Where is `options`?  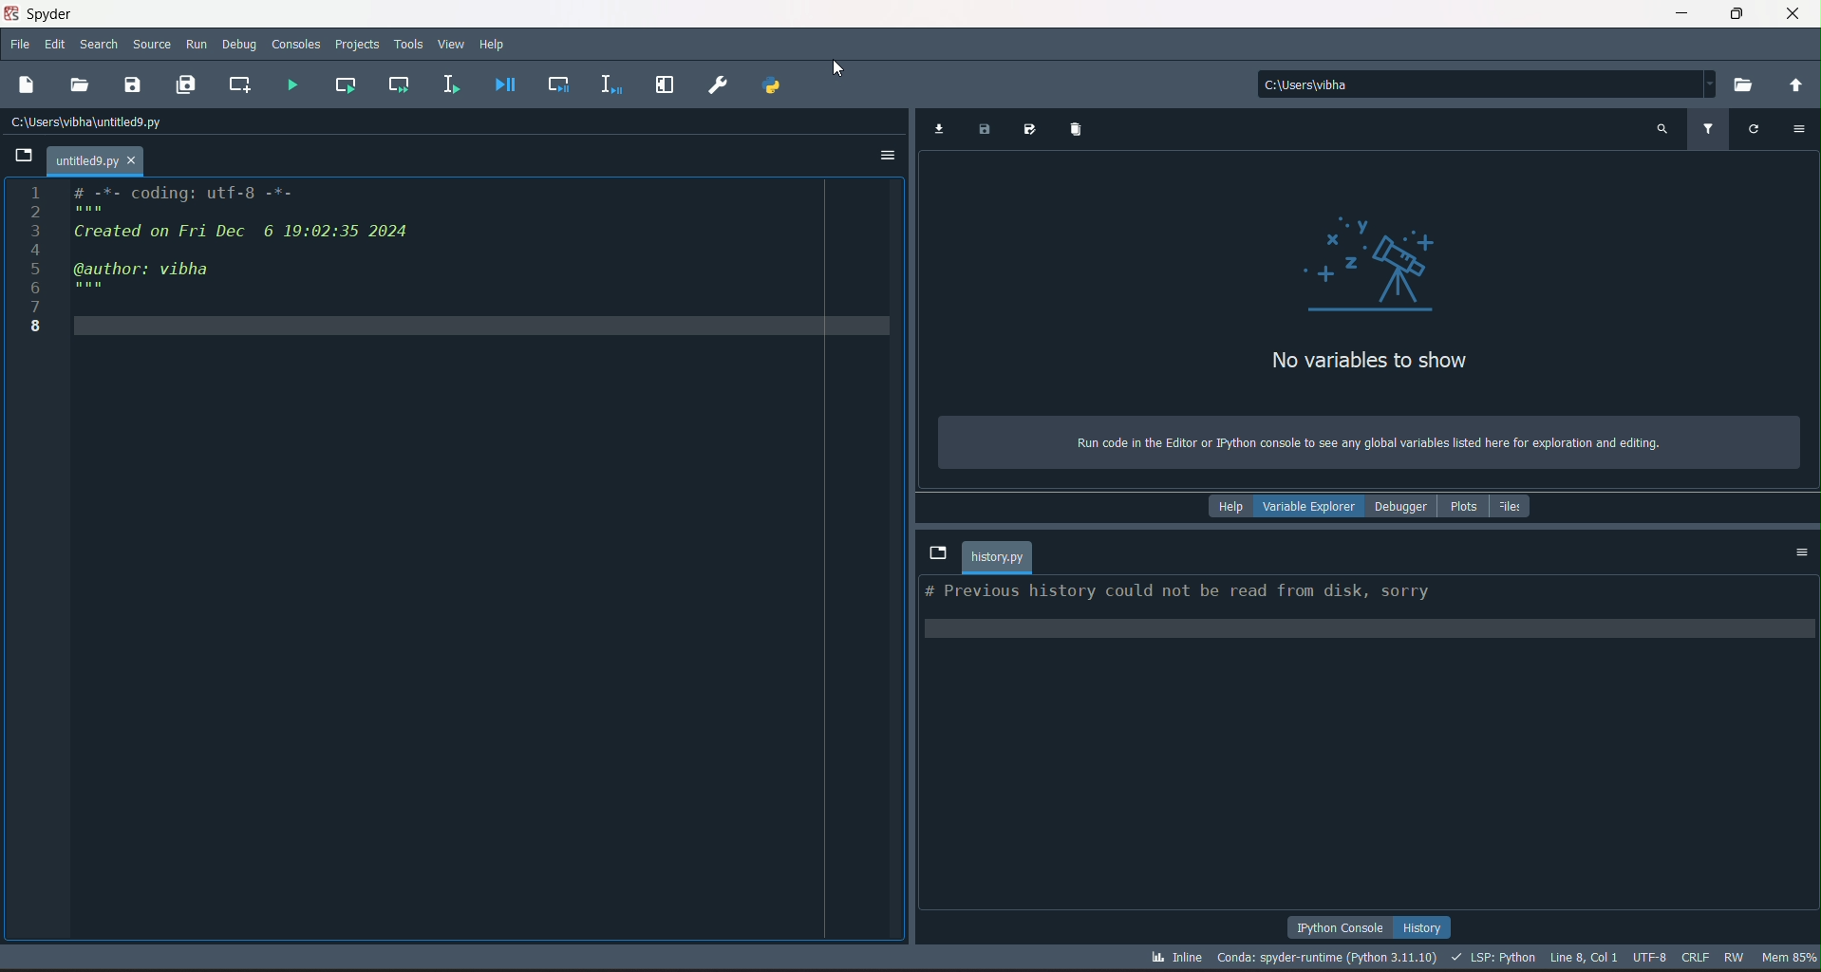
options is located at coordinates (886, 155).